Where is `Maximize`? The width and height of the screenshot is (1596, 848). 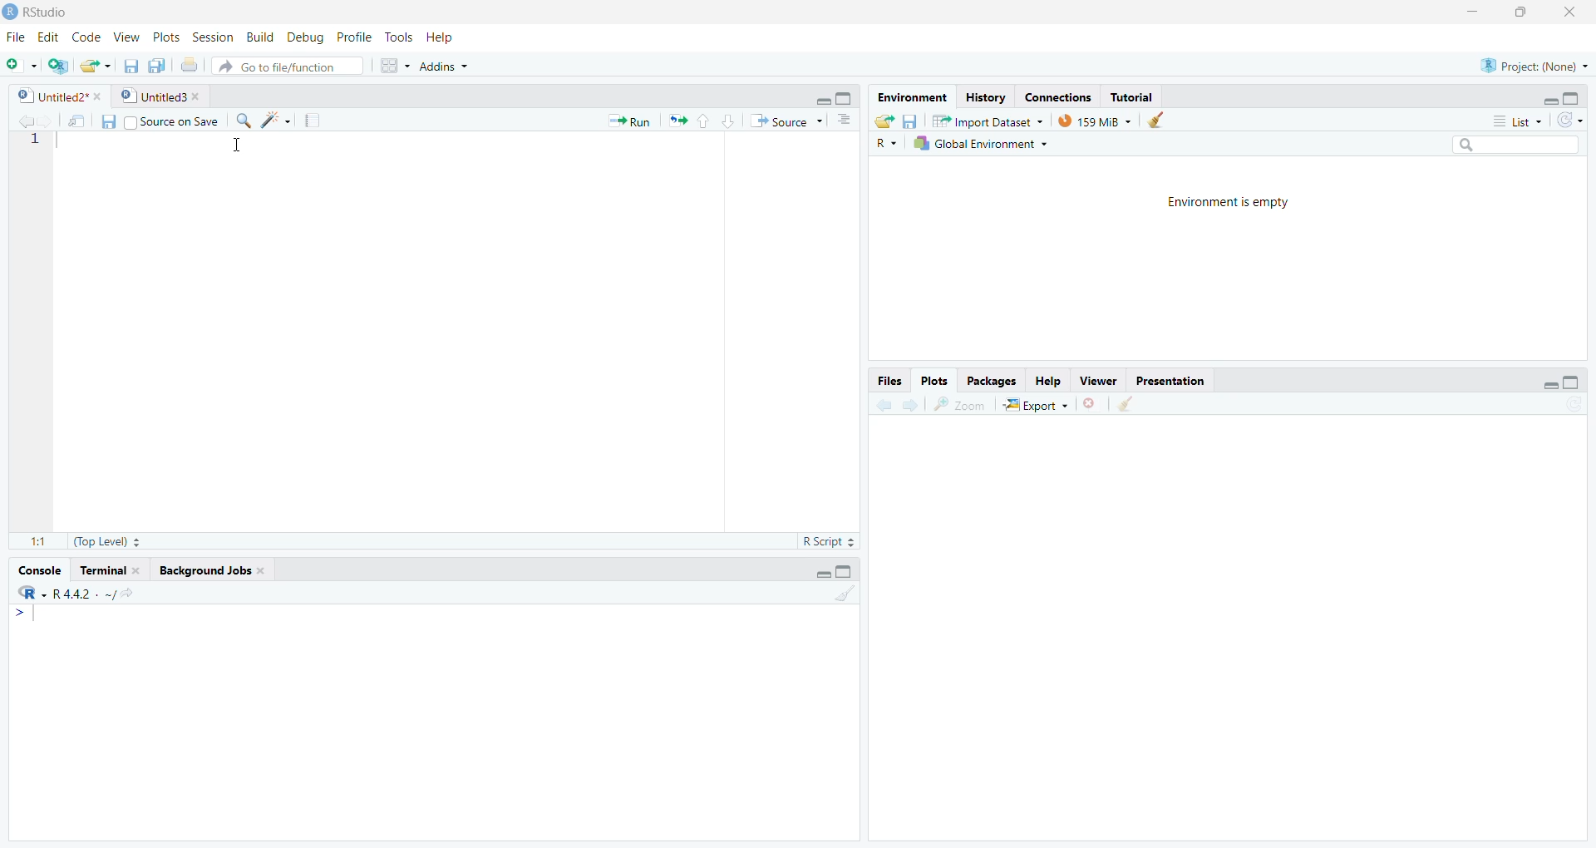 Maximize is located at coordinates (1573, 384).